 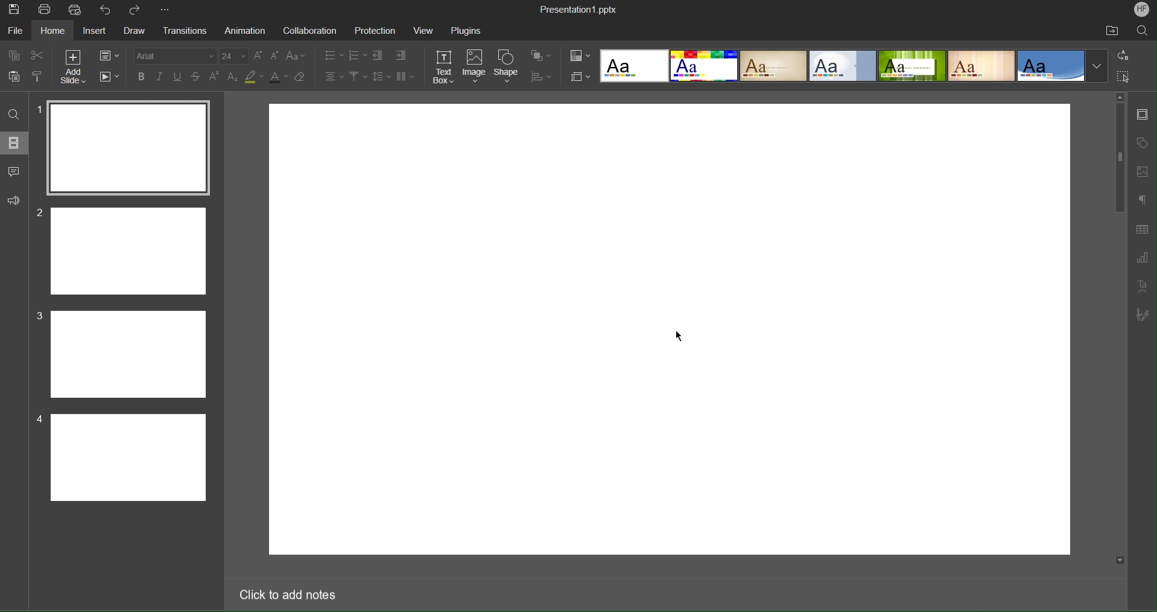 What do you see at coordinates (130, 145) in the screenshot?
I see `Slide 1` at bounding box center [130, 145].